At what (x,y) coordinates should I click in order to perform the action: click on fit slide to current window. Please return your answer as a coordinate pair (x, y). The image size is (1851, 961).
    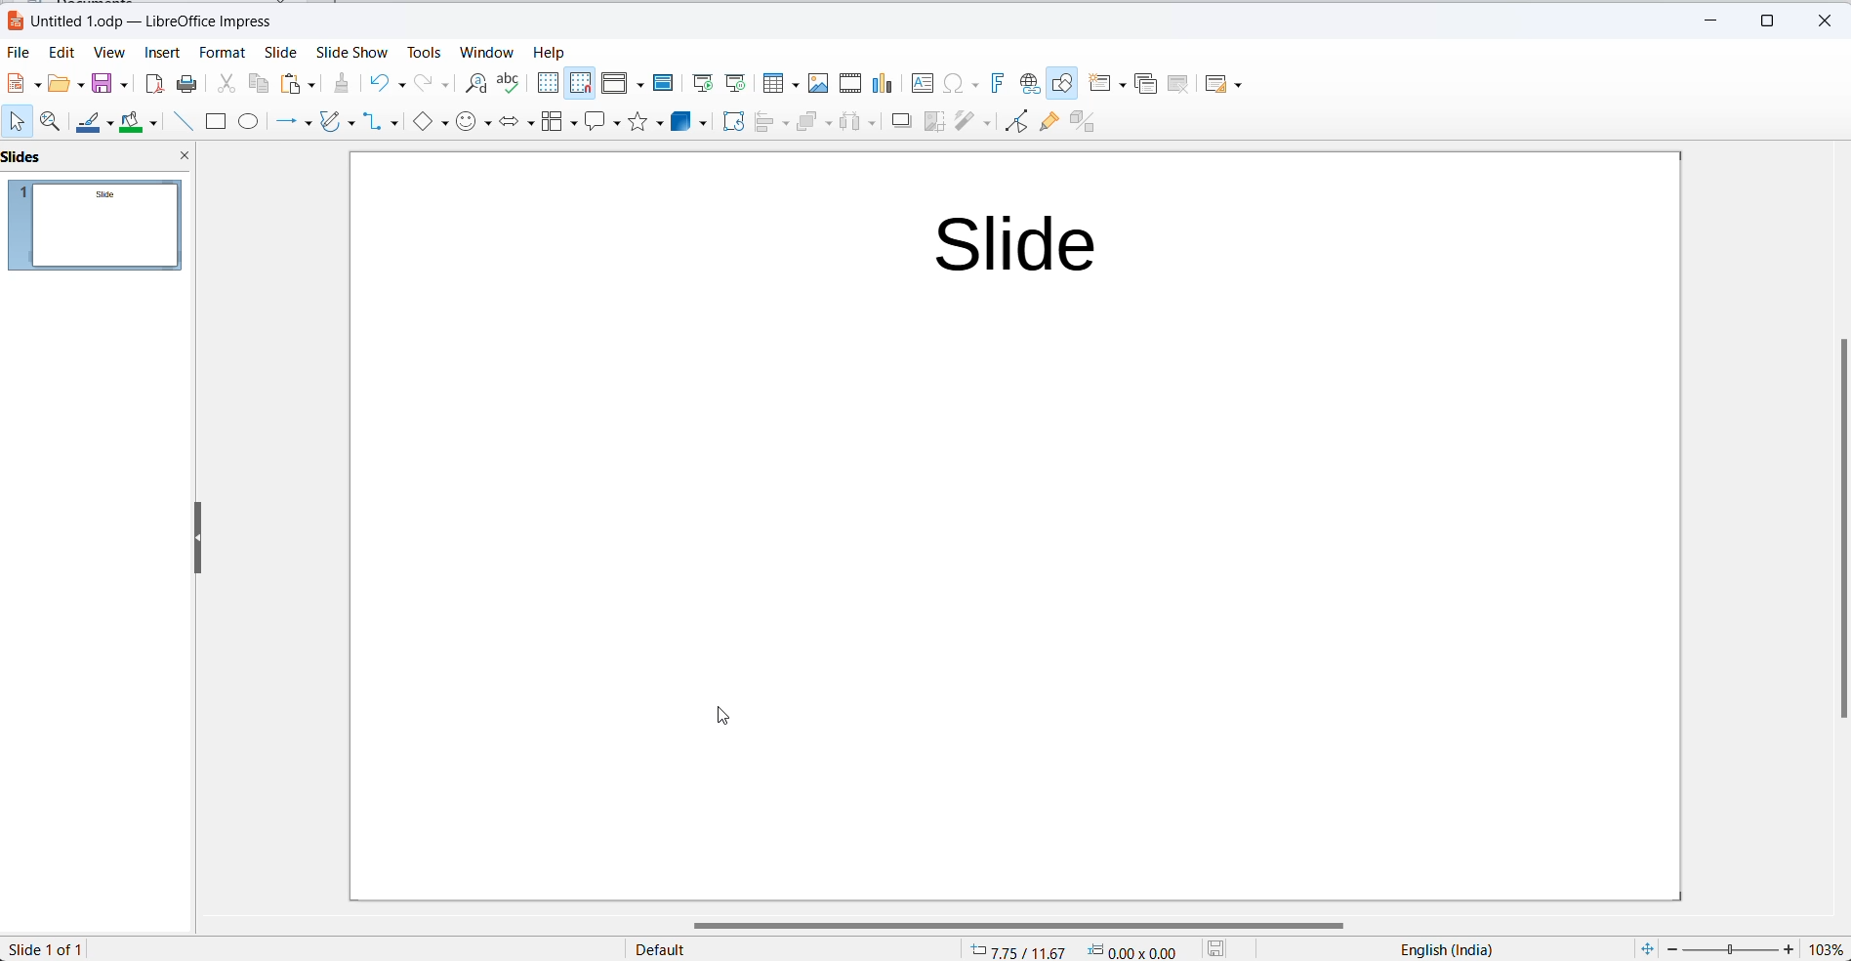
    Looking at the image, I should click on (1643, 948).